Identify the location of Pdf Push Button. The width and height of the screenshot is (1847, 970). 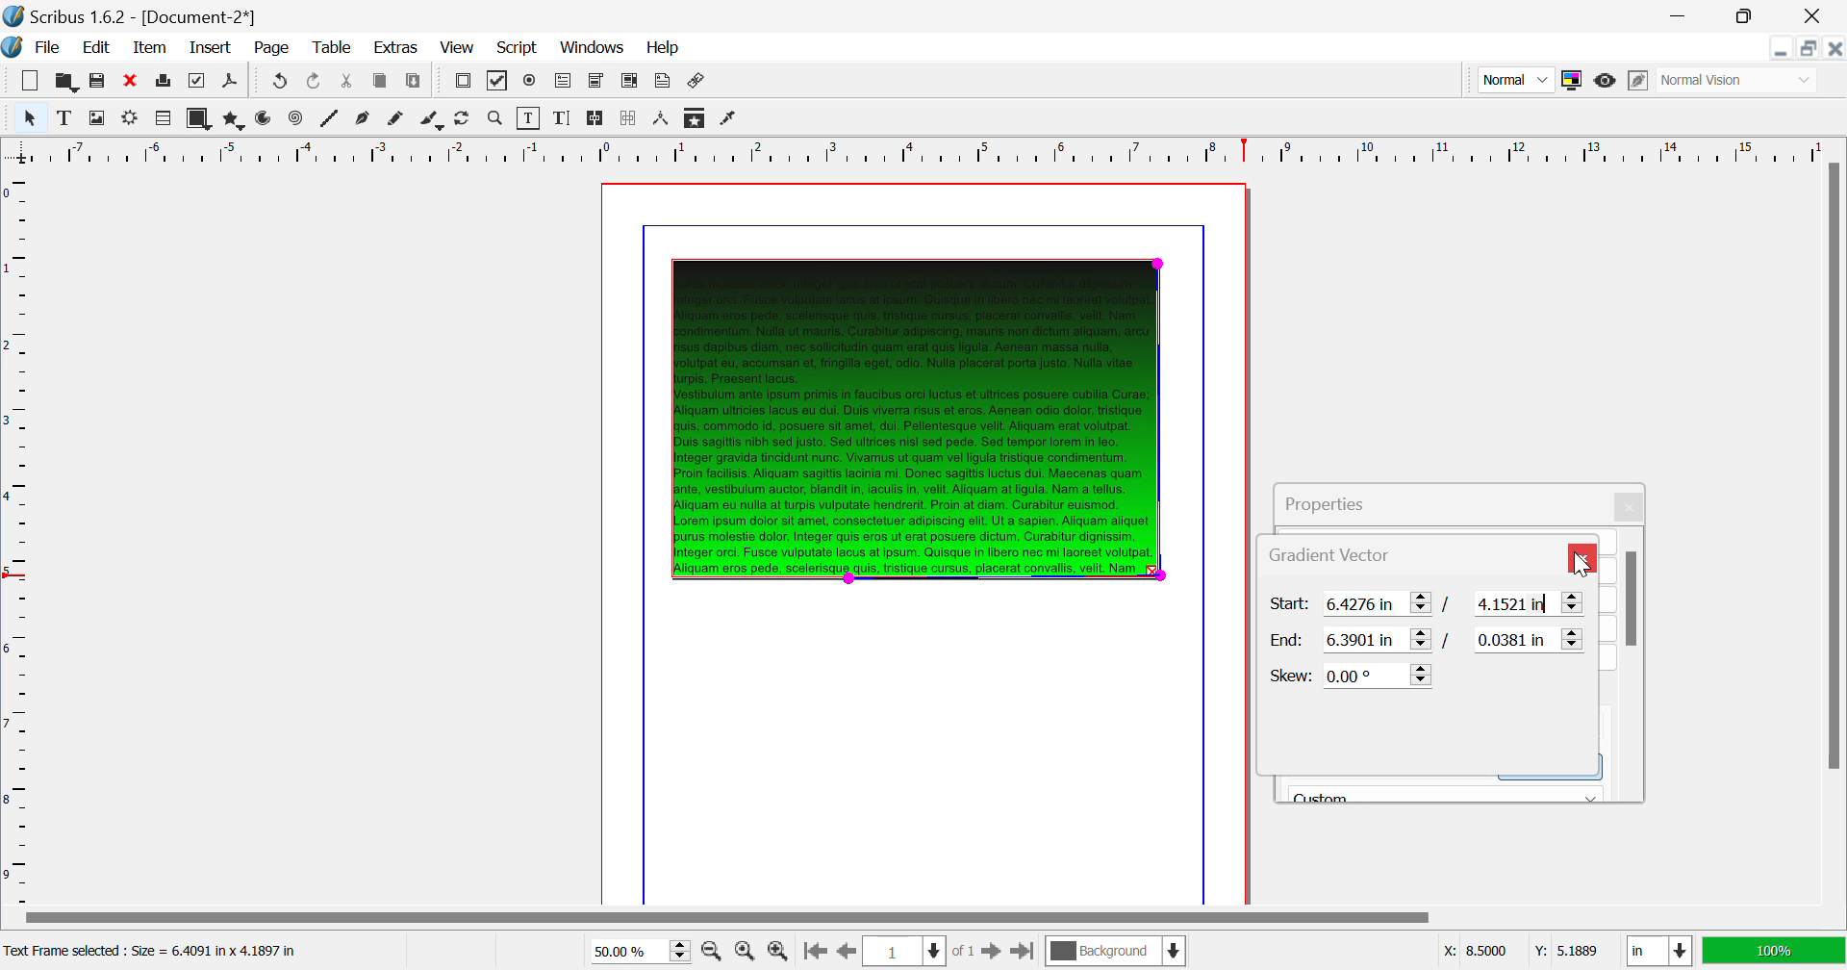
(463, 83).